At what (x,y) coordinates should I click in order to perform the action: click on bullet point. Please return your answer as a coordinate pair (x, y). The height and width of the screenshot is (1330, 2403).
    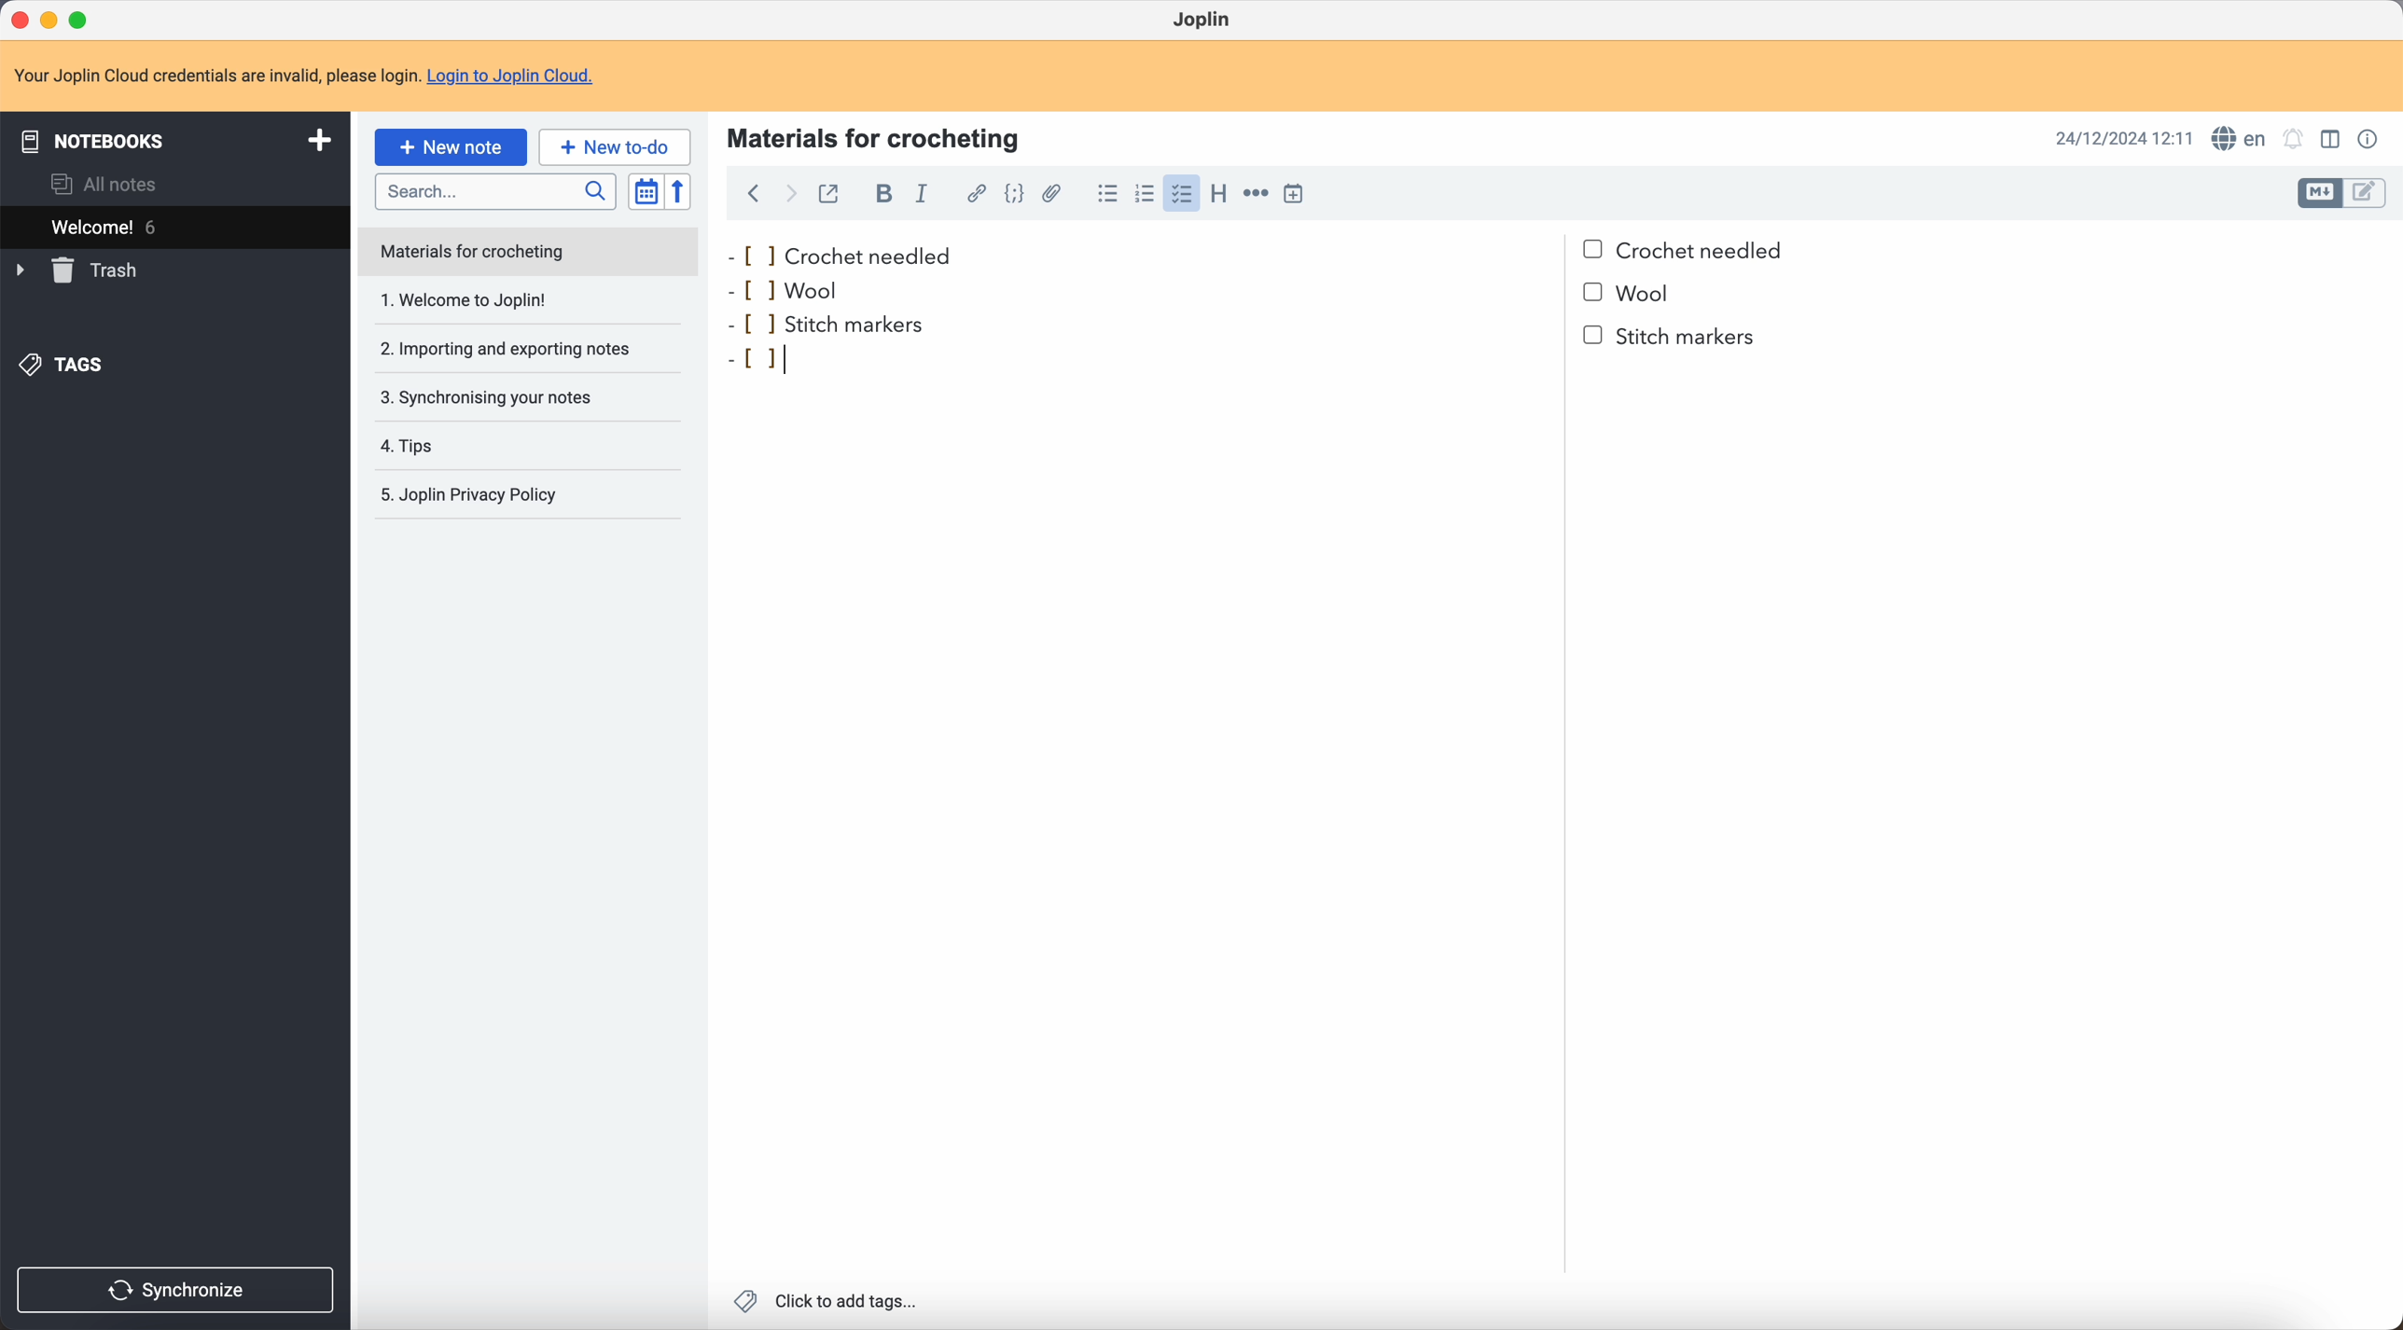
    Looking at the image, I should click on (751, 365).